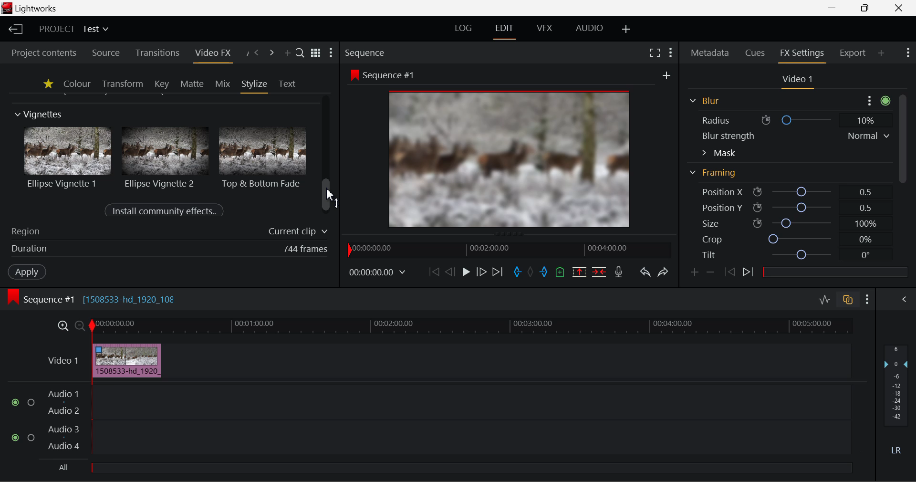  What do you see at coordinates (865, 9) in the screenshot?
I see `Minimize` at bounding box center [865, 9].